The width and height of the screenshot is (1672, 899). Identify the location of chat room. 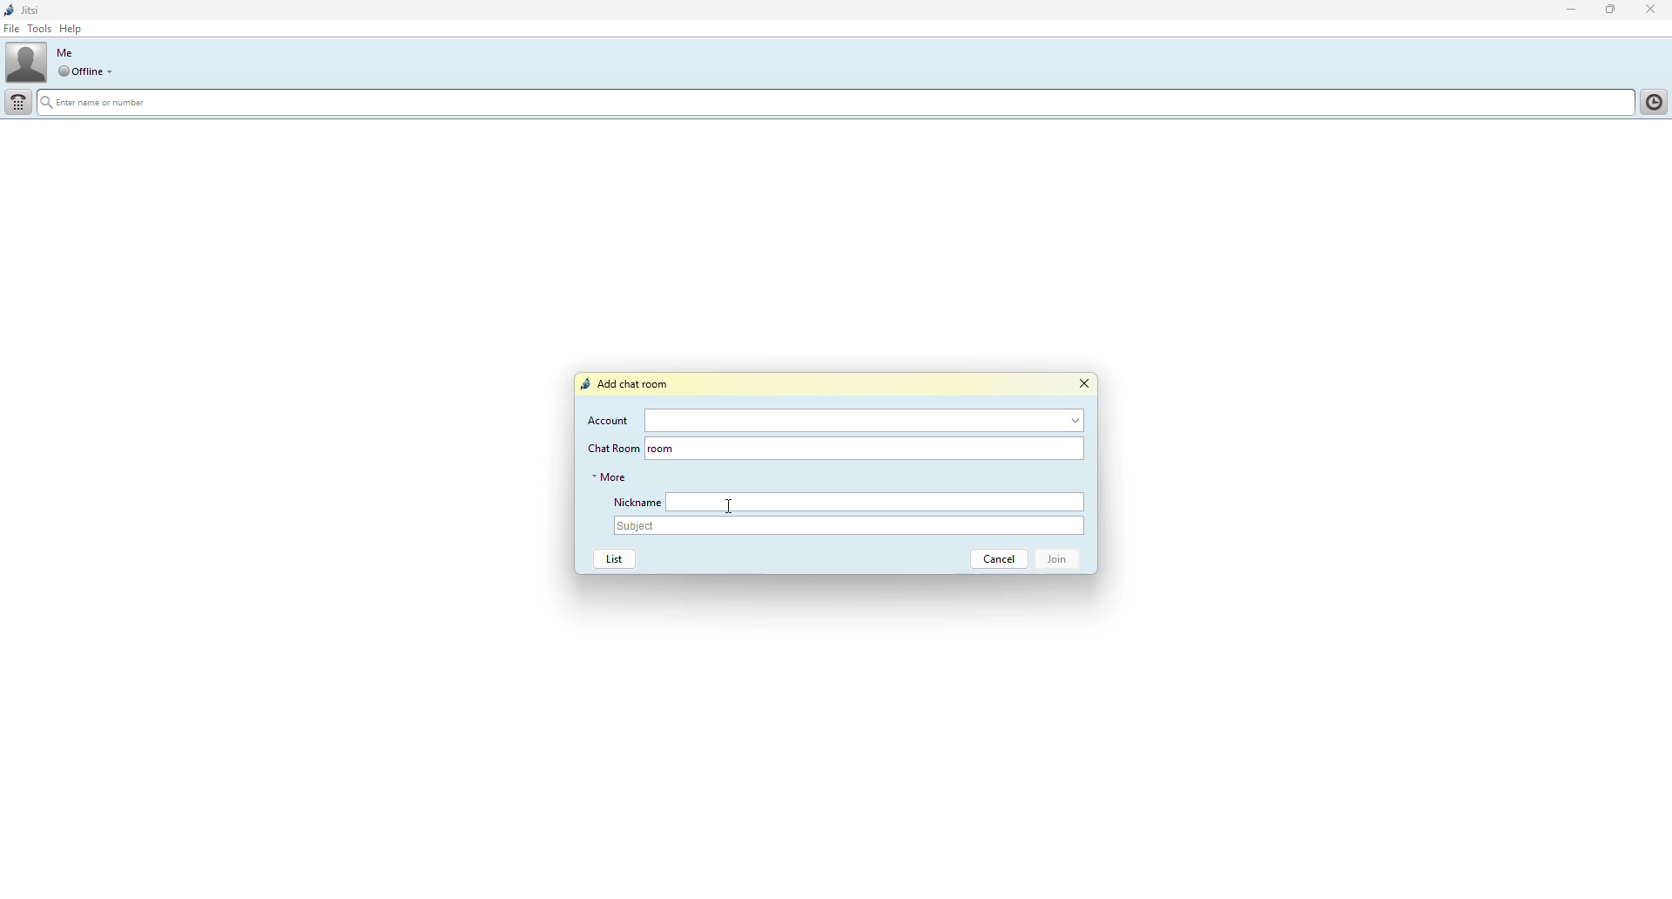
(883, 448).